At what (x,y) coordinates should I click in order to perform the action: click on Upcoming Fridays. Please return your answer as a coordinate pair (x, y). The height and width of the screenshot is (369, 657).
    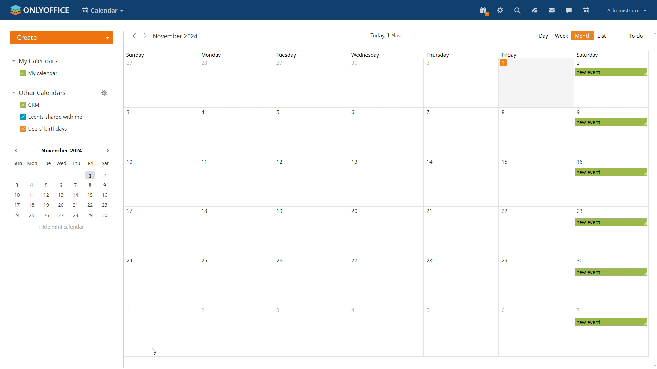
    Looking at the image, I should click on (536, 232).